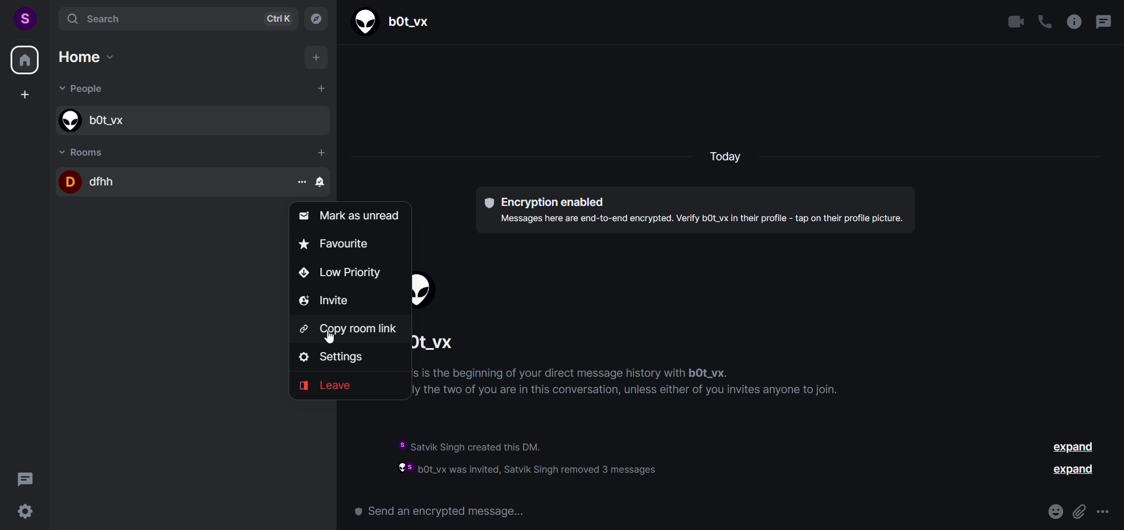 This screenshot has height=530, width=1124. I want to click on people, so click(85, 90).